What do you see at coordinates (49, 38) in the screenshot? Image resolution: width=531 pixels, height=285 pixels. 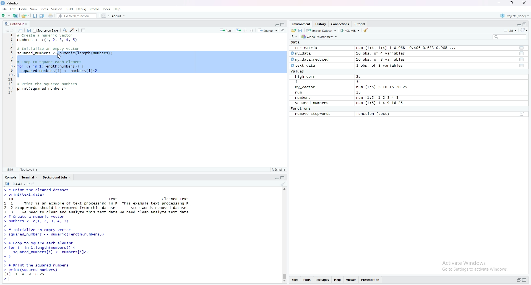 I see `# Create a number vector numbers <- c(1, 2, 3, 4,5)` at bounding box center [49, 38].